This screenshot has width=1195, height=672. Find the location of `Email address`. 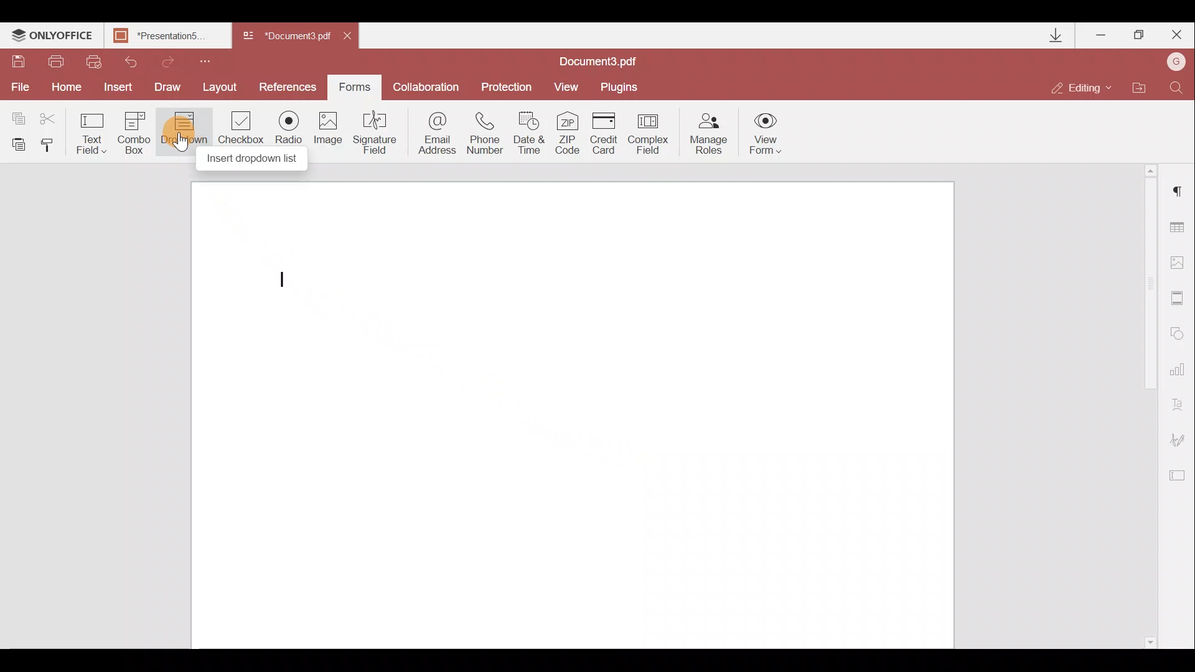

Email address is located at coordinates (433, 136).